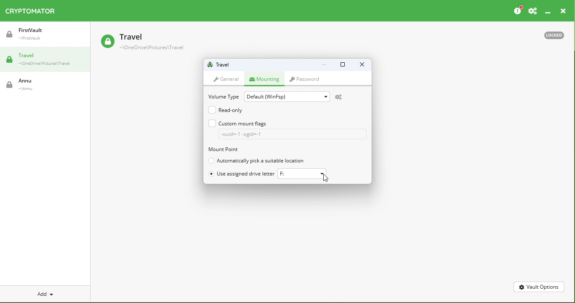 The image size is (575, 303). I want to click on Locked, so click(556, 35).